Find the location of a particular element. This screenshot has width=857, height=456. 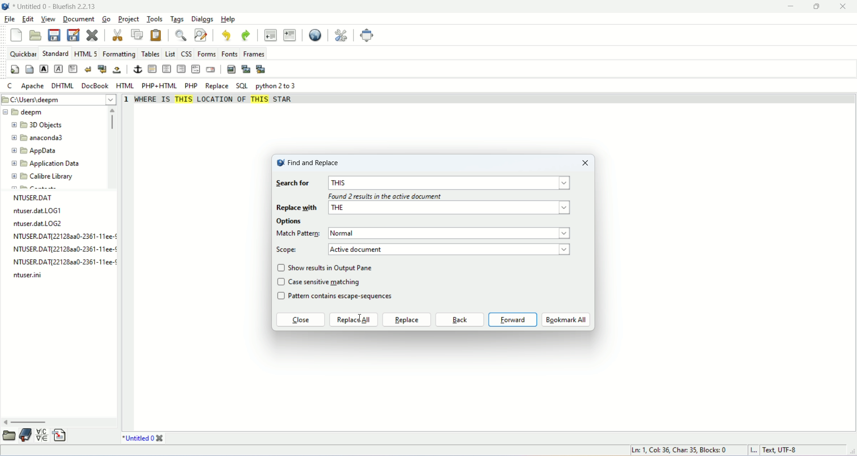

WHERE IS THIS LOCATION OF THIS STAR is located at coordinates (220, 103).